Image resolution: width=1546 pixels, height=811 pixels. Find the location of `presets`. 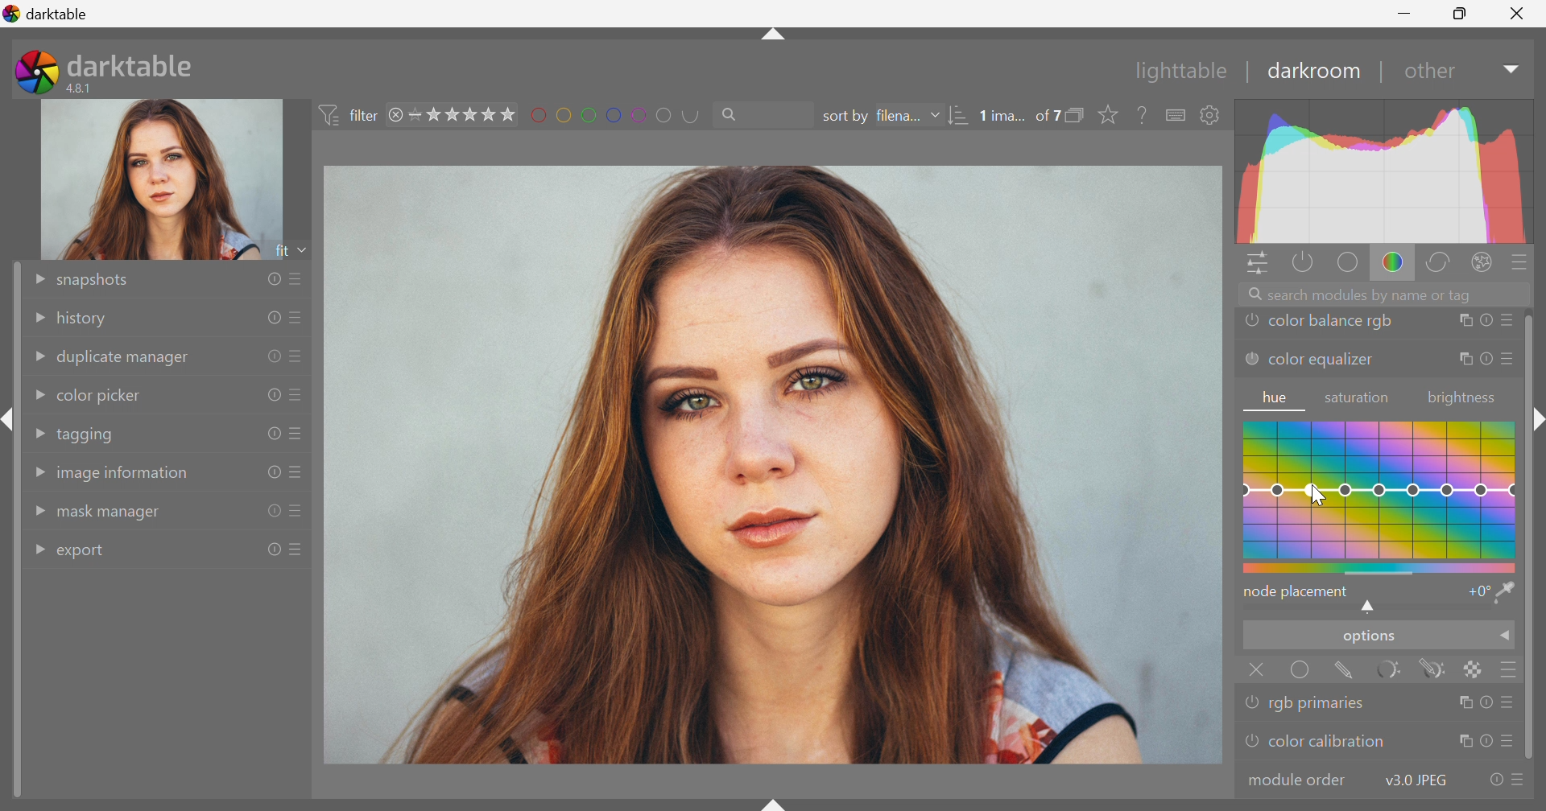

presets is located at coordinates (1508, 321).